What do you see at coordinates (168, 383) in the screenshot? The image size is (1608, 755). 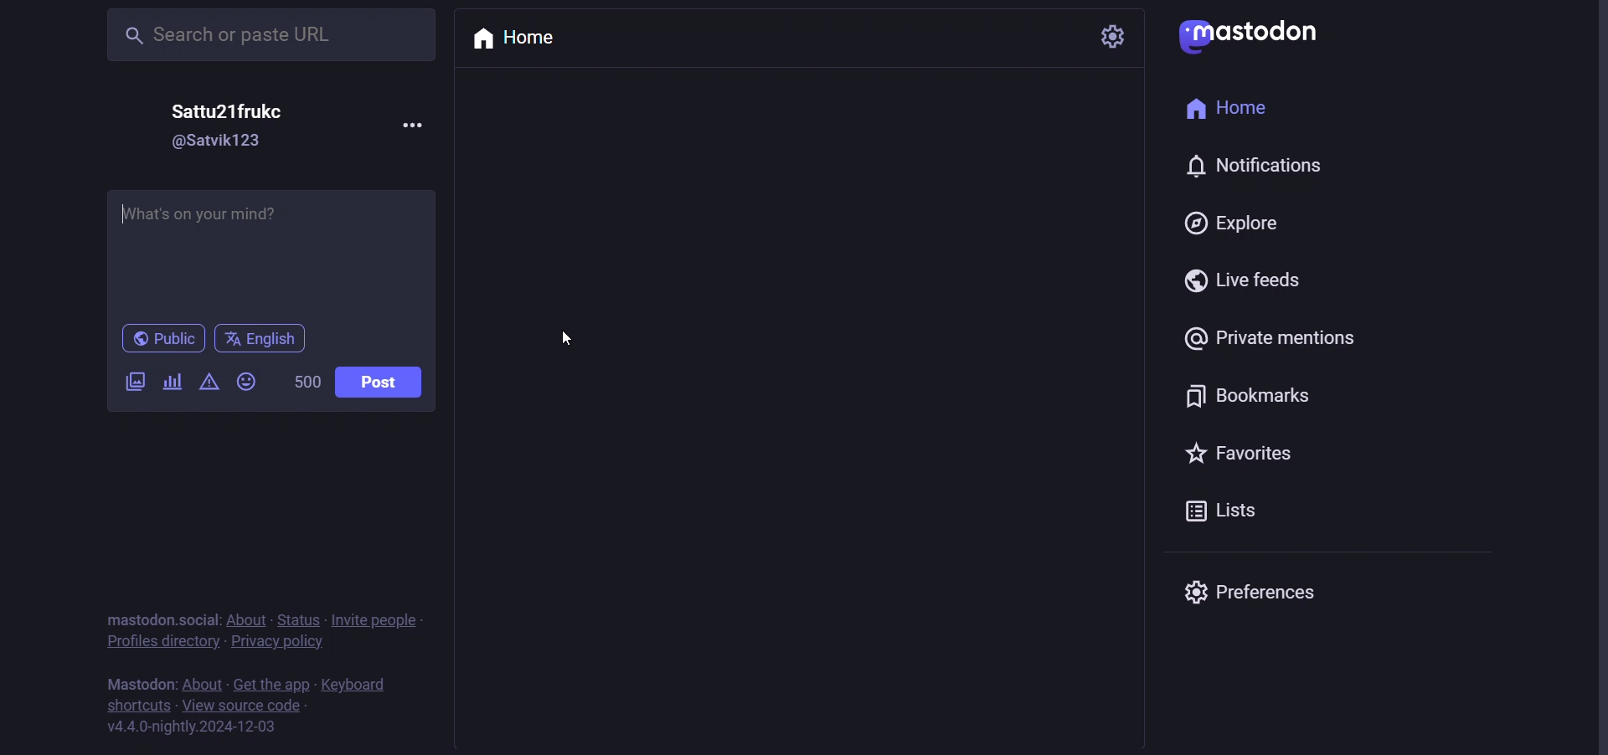 I see `poll` at bounding box center [168, 383].